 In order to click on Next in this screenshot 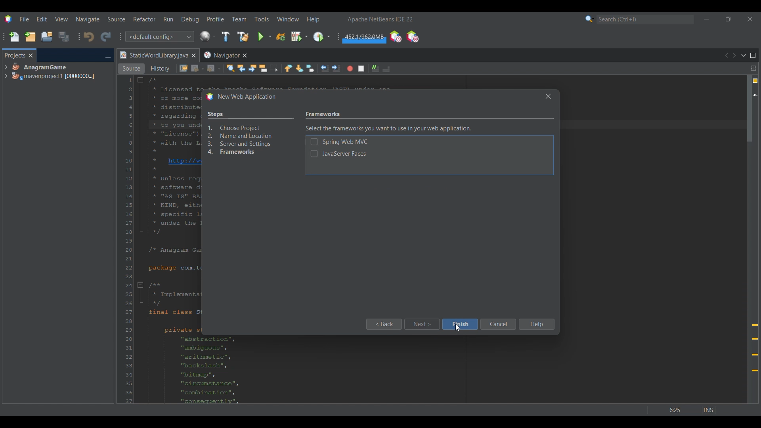, I will do `click(734, 55)`.